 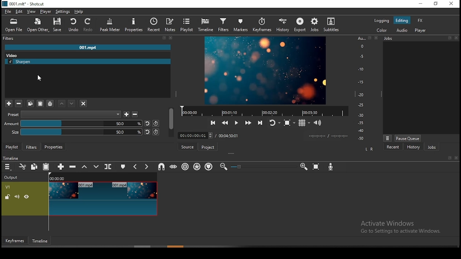 What do you see at coordinates (436, 3) in the screenshot?
I see `restore` at bounding box center [436, 3].